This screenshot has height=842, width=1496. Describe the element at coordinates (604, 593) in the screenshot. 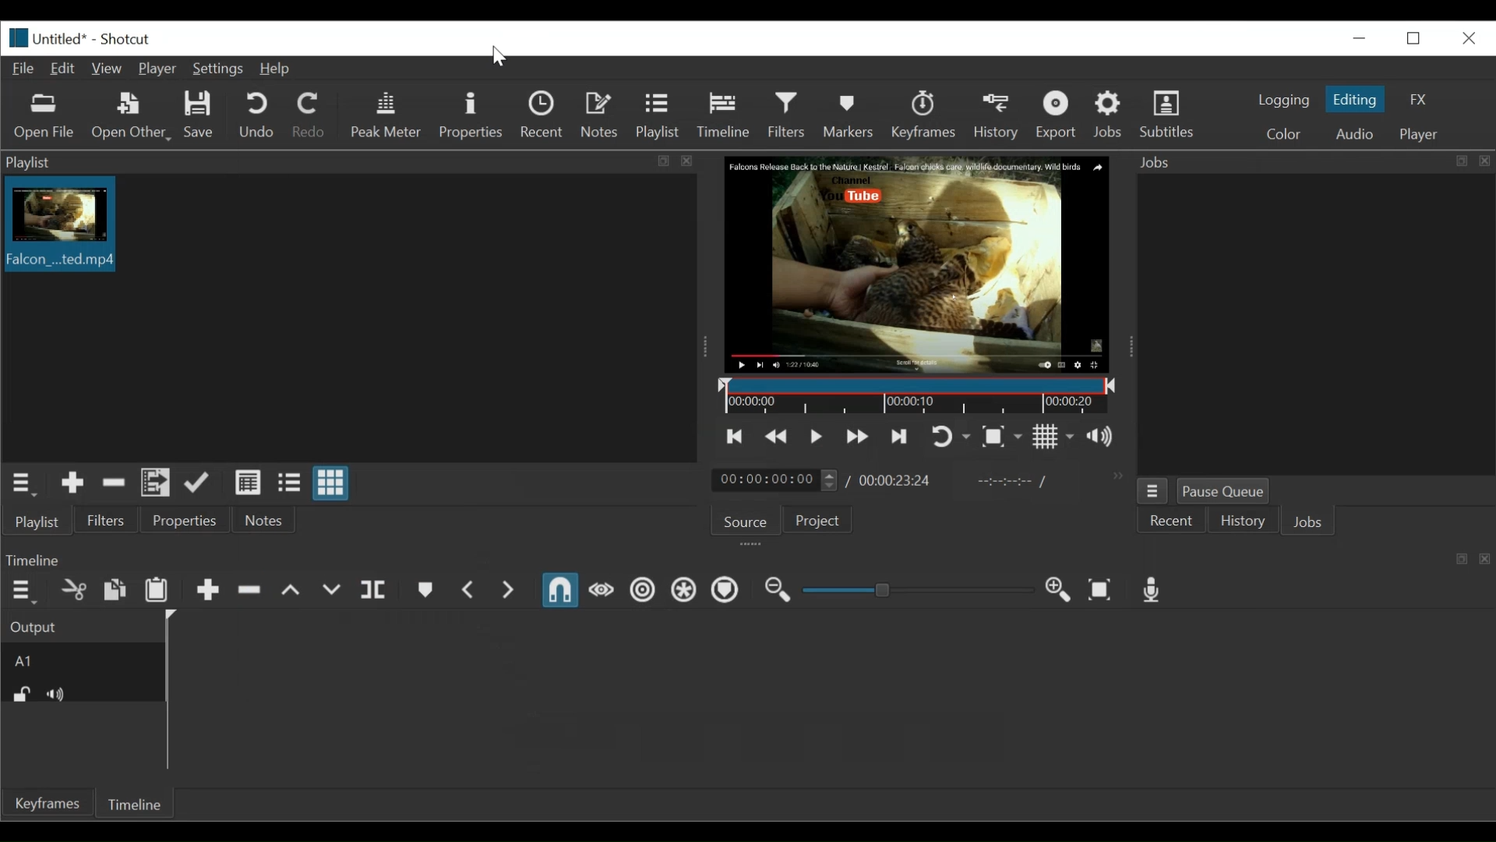

I see `Scrub while dragging` at that location.